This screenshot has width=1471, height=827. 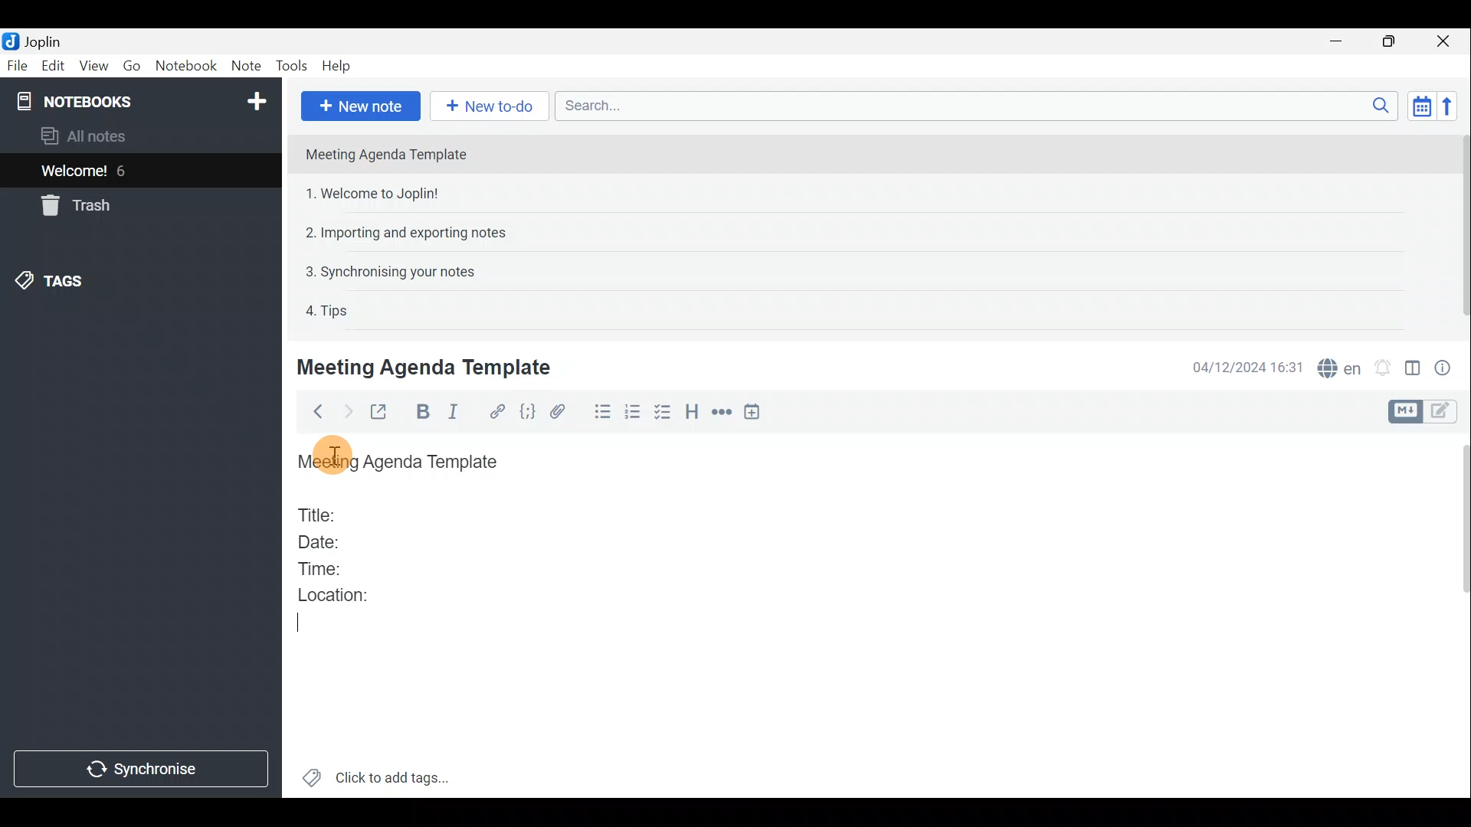 I want to click on Attach file, so click(x=565, y=412).